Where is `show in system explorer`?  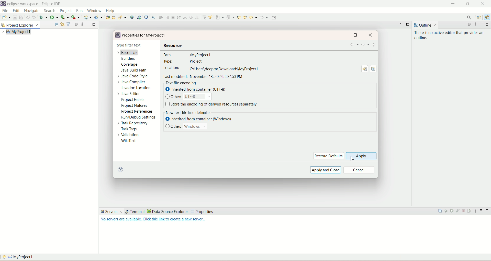 show in system explorer is located at coordinates (365, 69).